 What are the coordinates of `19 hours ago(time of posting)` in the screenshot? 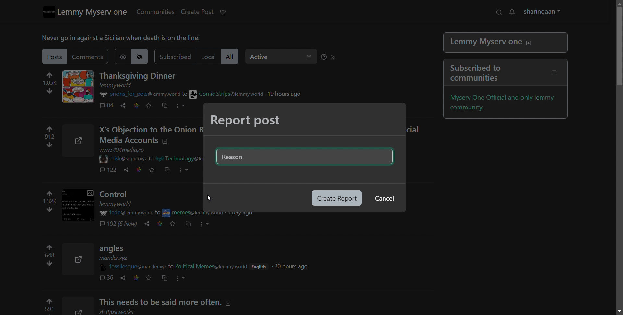 It's located at (288, 94).